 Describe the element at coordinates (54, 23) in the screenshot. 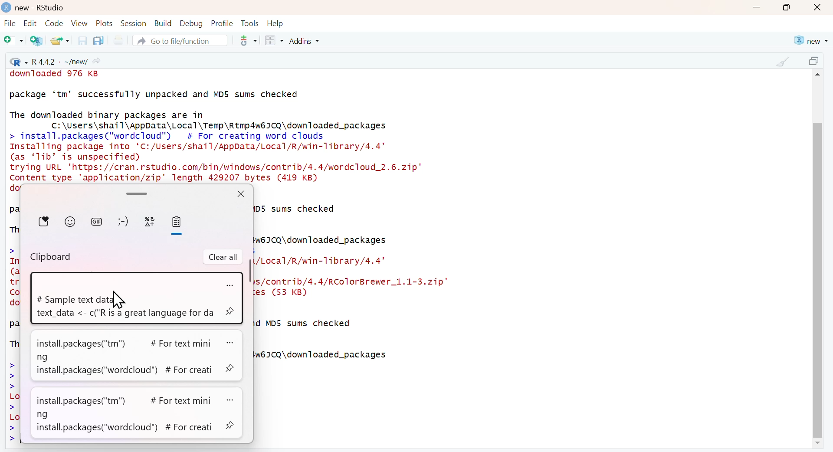

I see `Code` at that location.